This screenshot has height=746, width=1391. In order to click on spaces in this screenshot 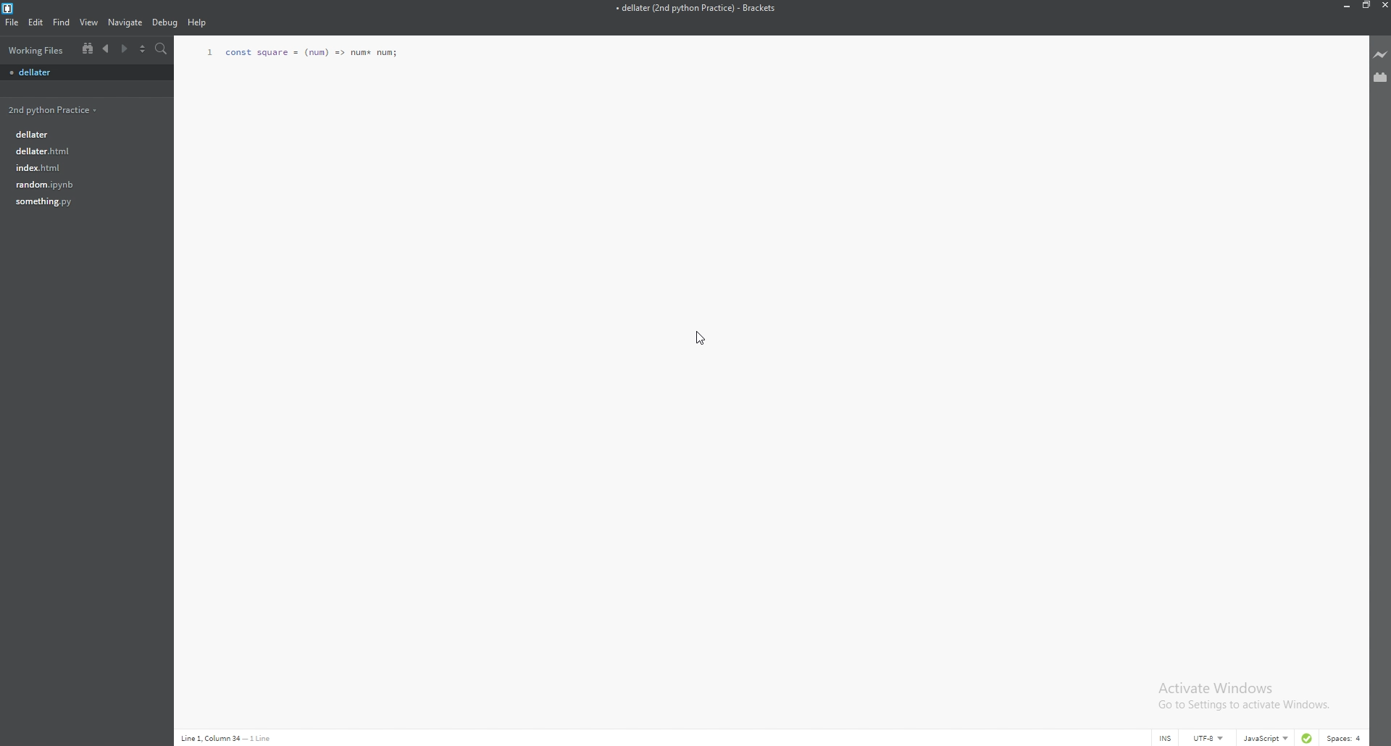, I will do `click(1345, 737)`.